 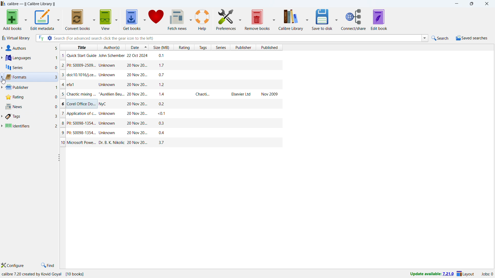 I want to click on edit metadata, so click(x=42, y=20).